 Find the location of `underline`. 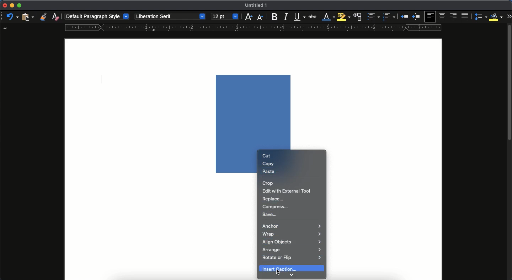

underline is located at coordinates (299, 17).